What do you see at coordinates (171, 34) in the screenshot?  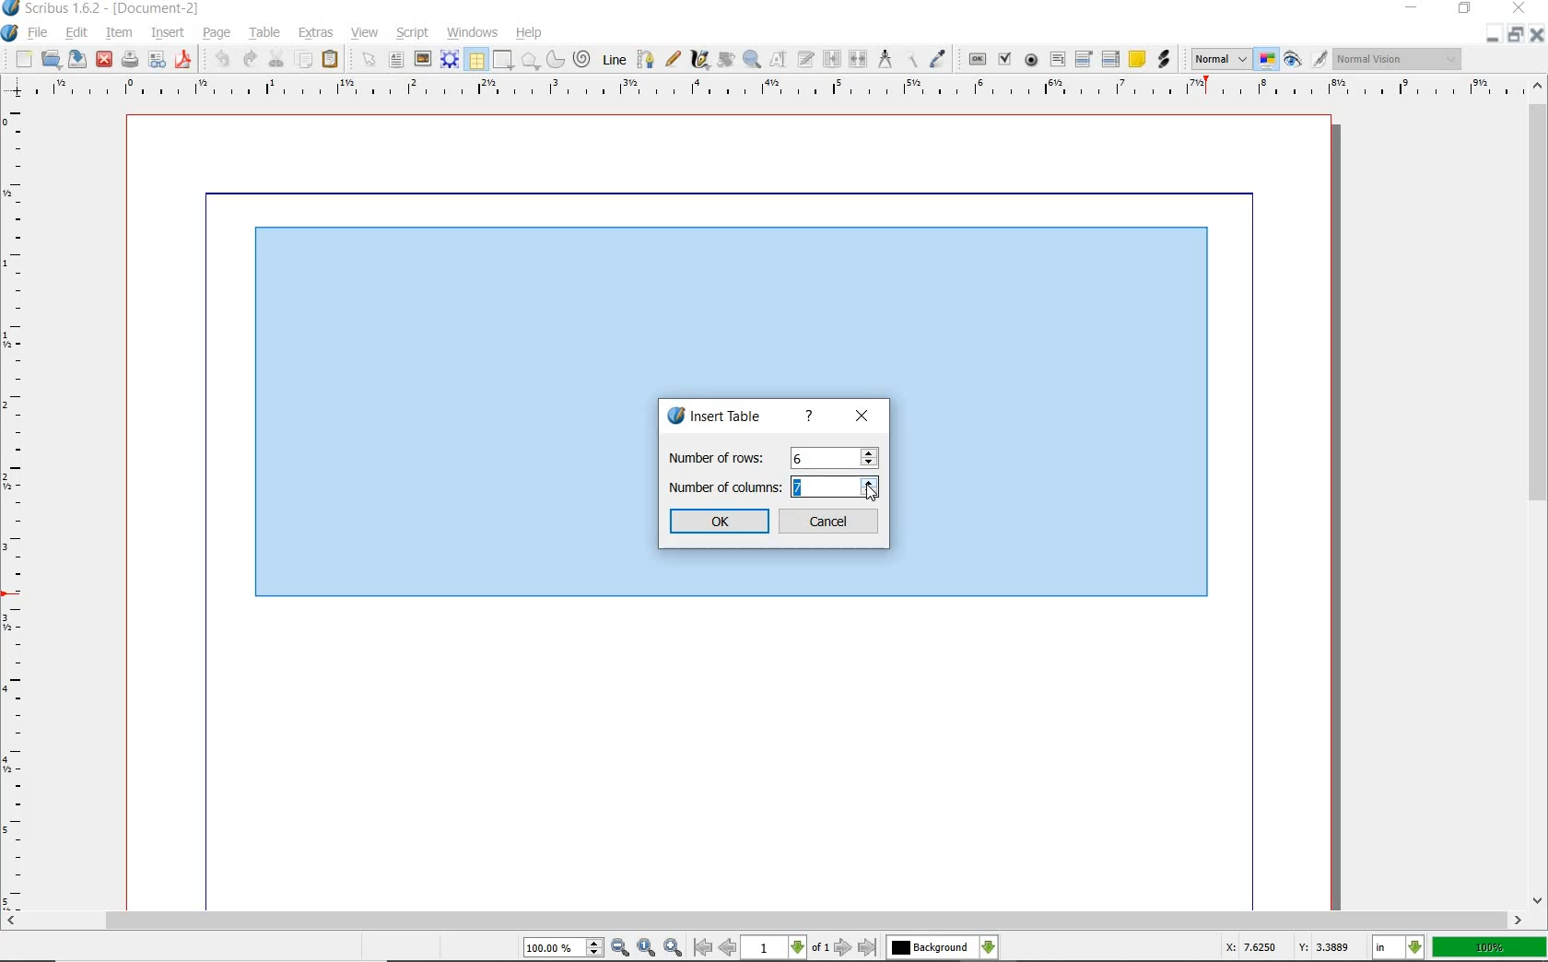 I see `insert` at bounding box center [171, 34].